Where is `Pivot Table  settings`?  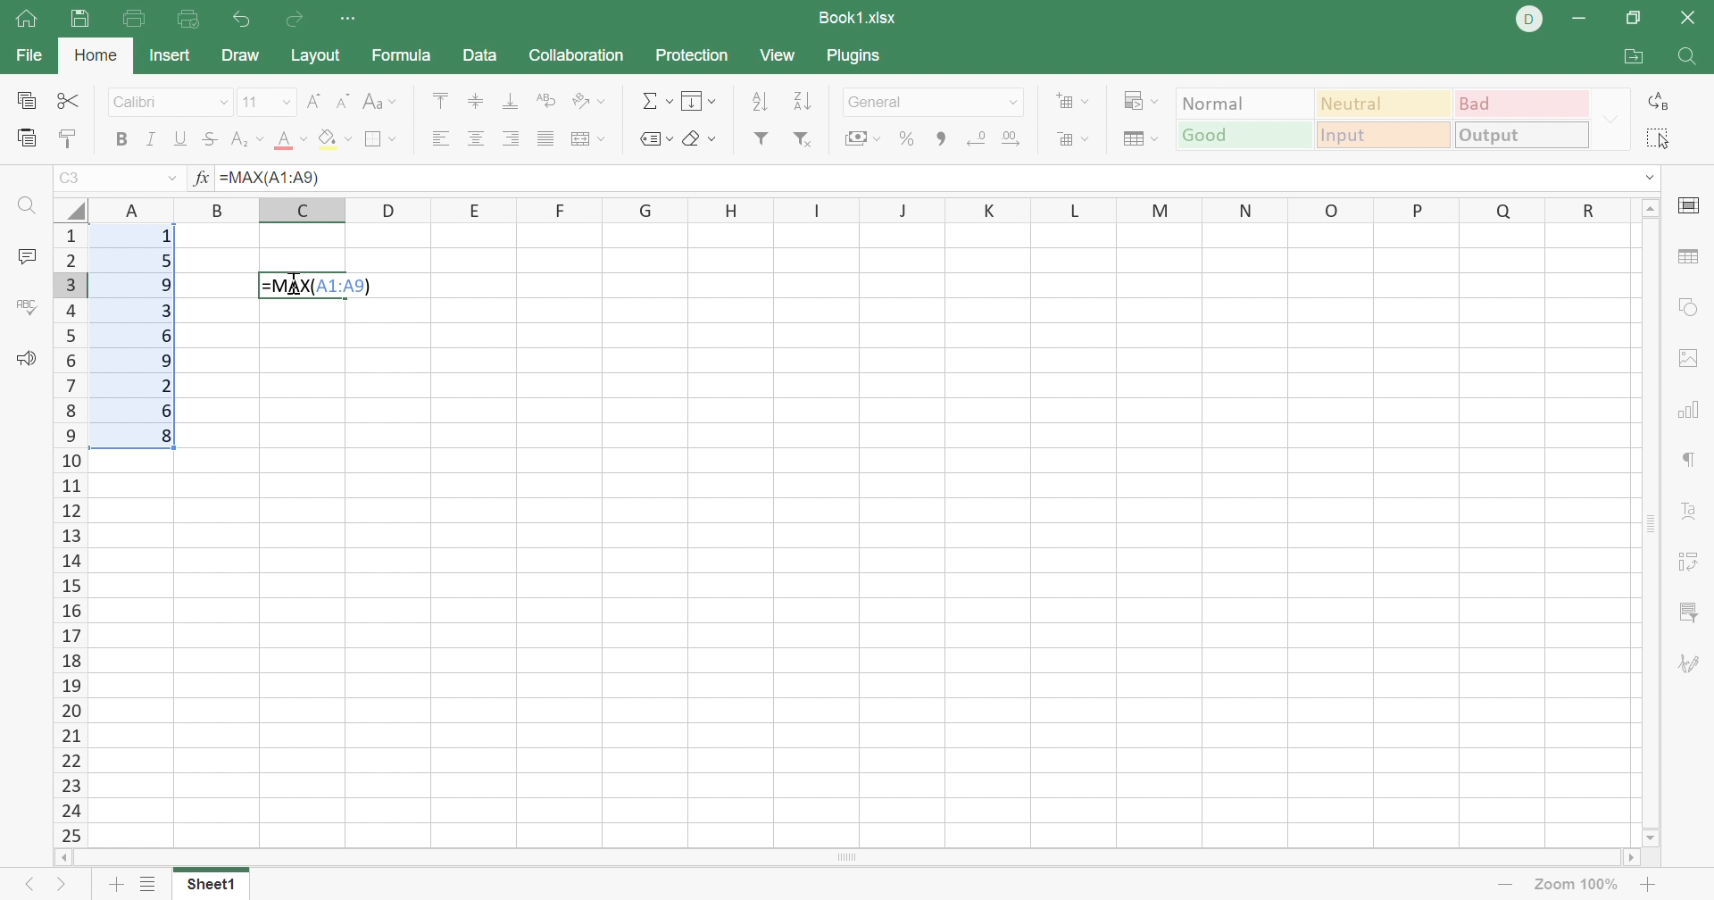
Pivot Table  settings is located at coordinates (1686, 559).